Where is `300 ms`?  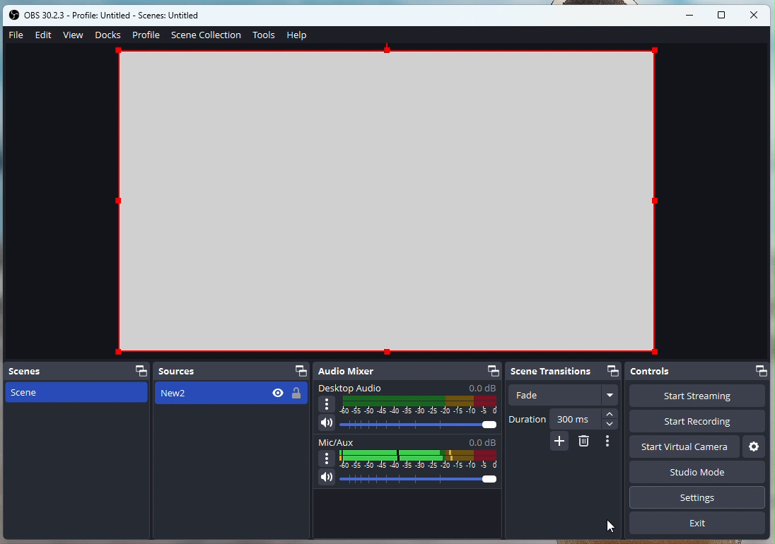 300 ms is located at coordinates (571, 418).